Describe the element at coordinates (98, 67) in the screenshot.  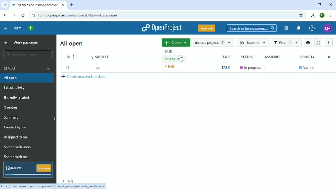
I see `oo` at that location.